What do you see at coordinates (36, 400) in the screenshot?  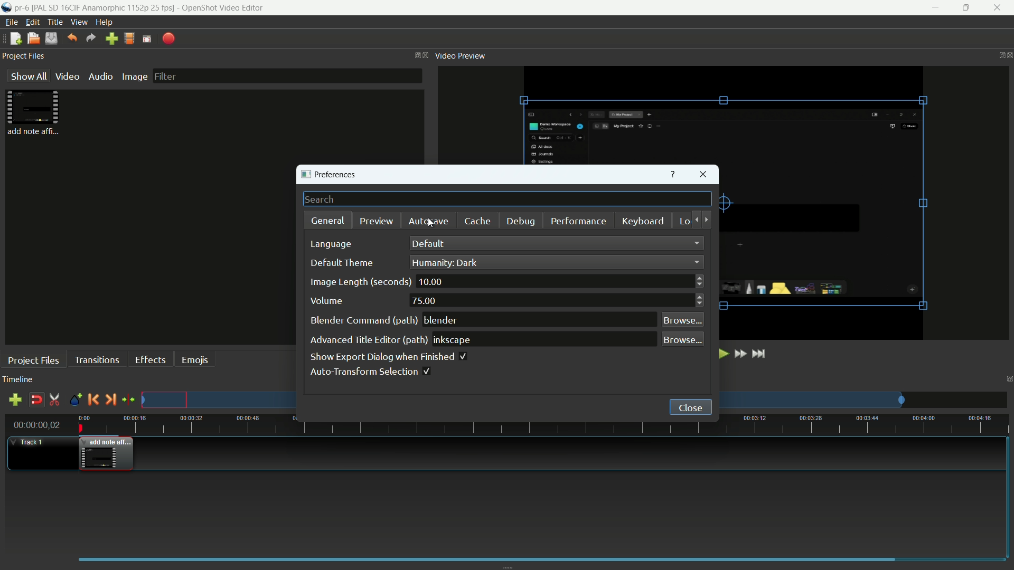 I see `disable snap` at bounding box center [36, 400].